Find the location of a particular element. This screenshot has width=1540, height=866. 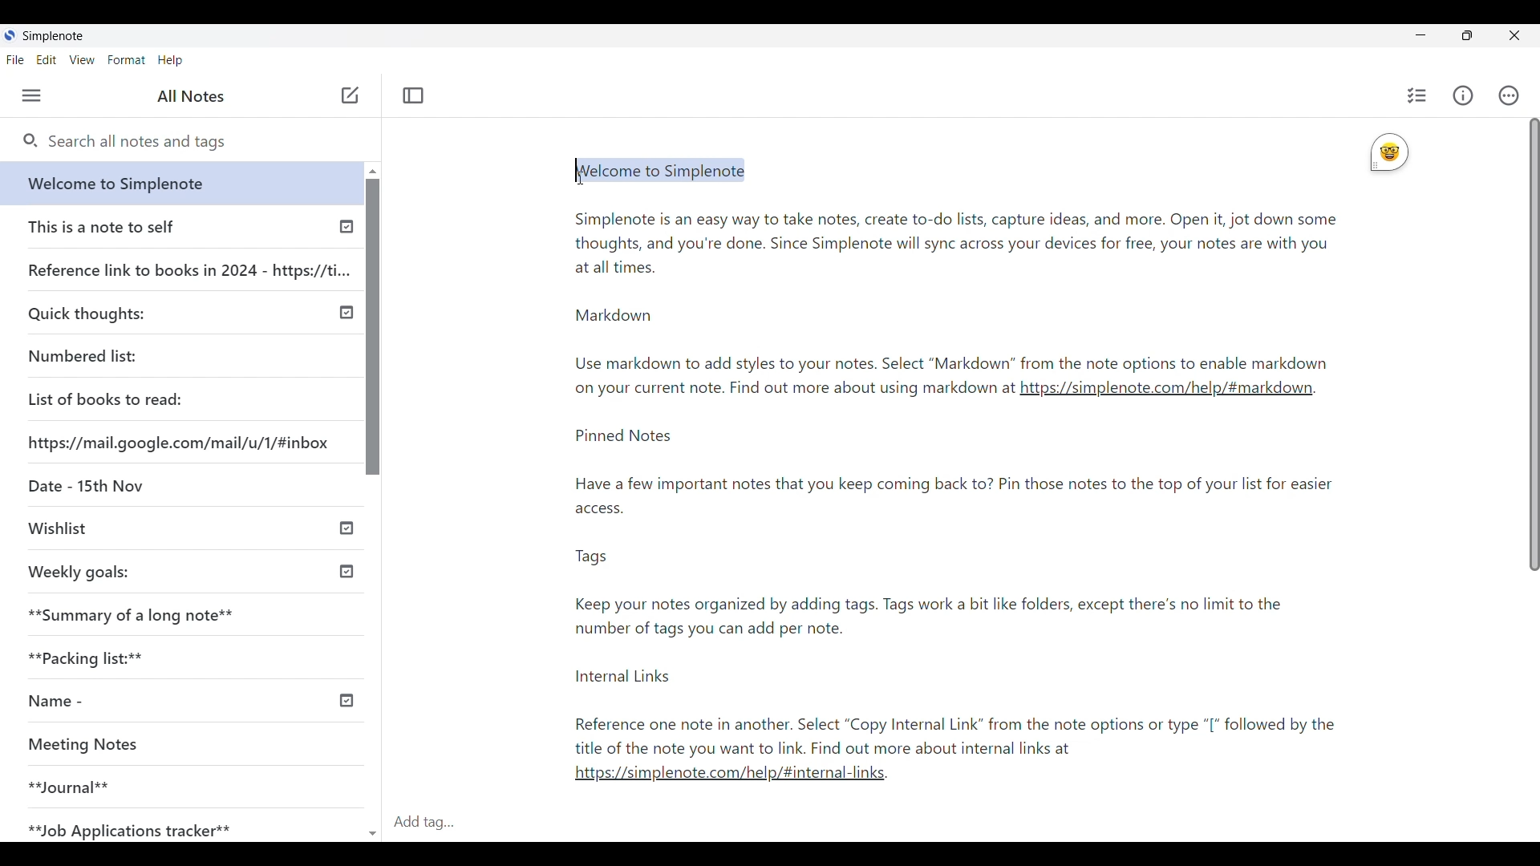

Software logo is located at coordinates (10, 35).